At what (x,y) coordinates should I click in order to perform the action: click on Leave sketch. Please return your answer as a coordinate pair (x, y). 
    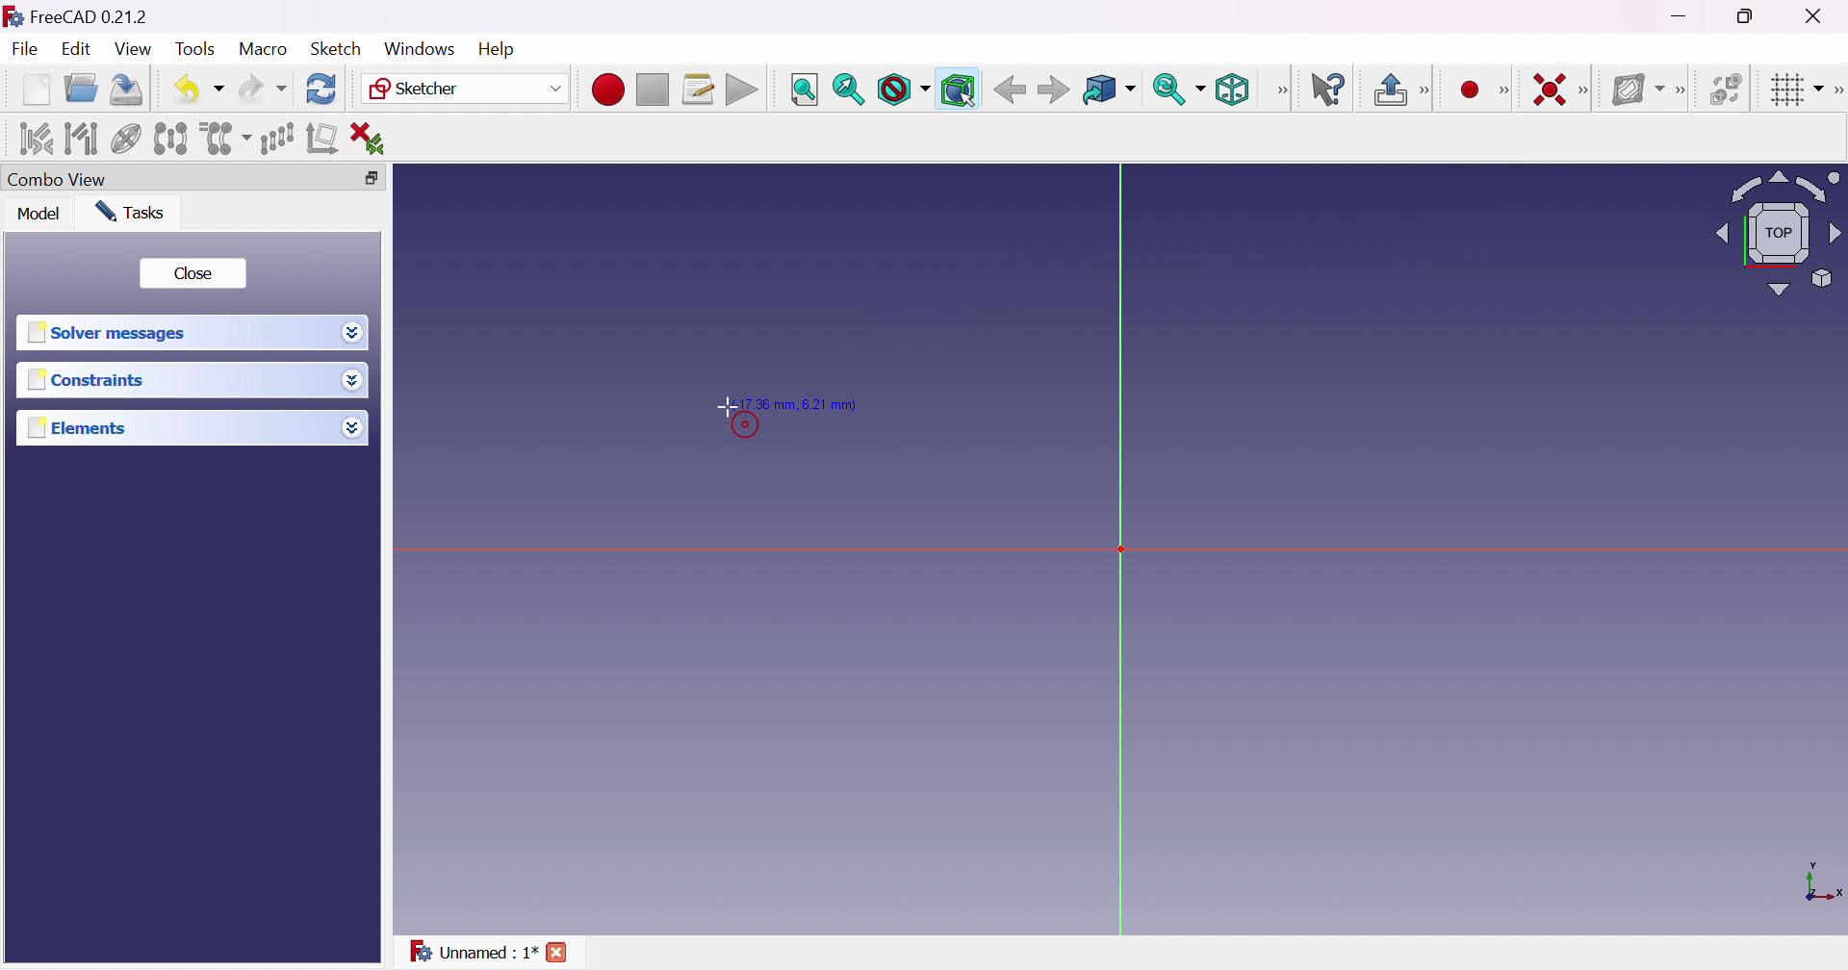
    Looking at the image, I should click on (1388, 89).